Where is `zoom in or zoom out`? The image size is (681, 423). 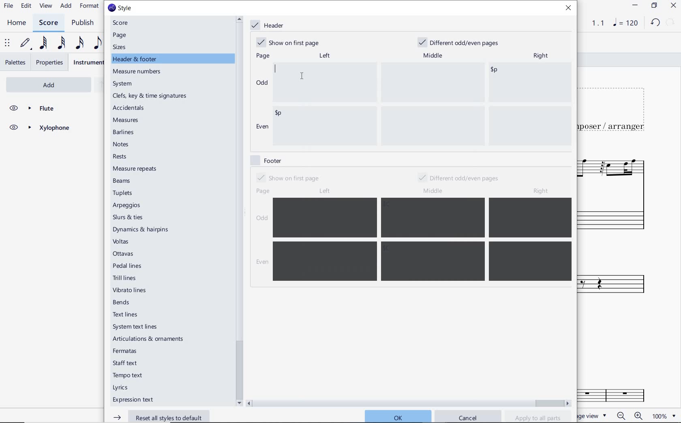
zoom in or zoom out is located at coordinates (629, 415).